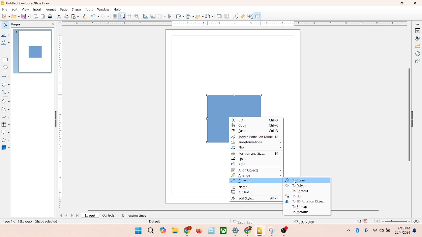 The image size is (422, 237). Describe the element at coordinates (60, 215) in the screenshot. I see `first page` at that location.